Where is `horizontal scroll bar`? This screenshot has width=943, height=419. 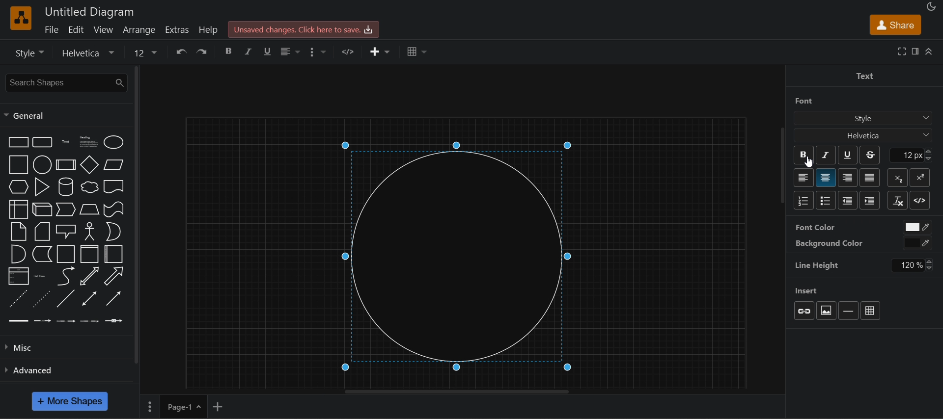
horizontal scroll bar is located at coordinates (458, 393).